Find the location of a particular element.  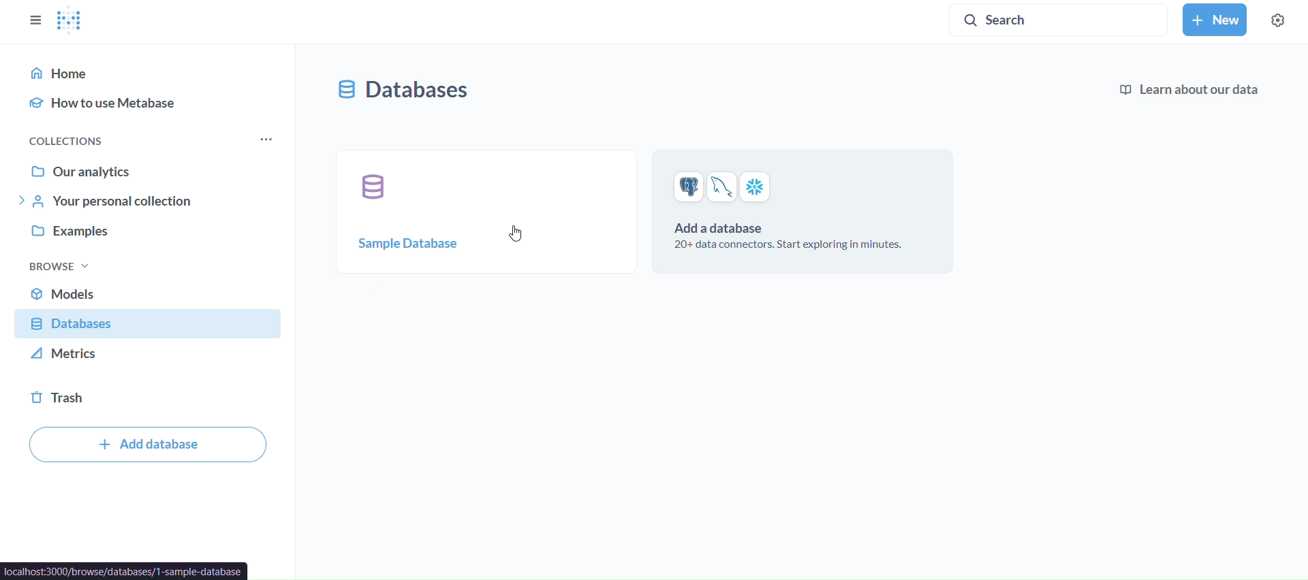

cursor is located at coordinates (516, 233).